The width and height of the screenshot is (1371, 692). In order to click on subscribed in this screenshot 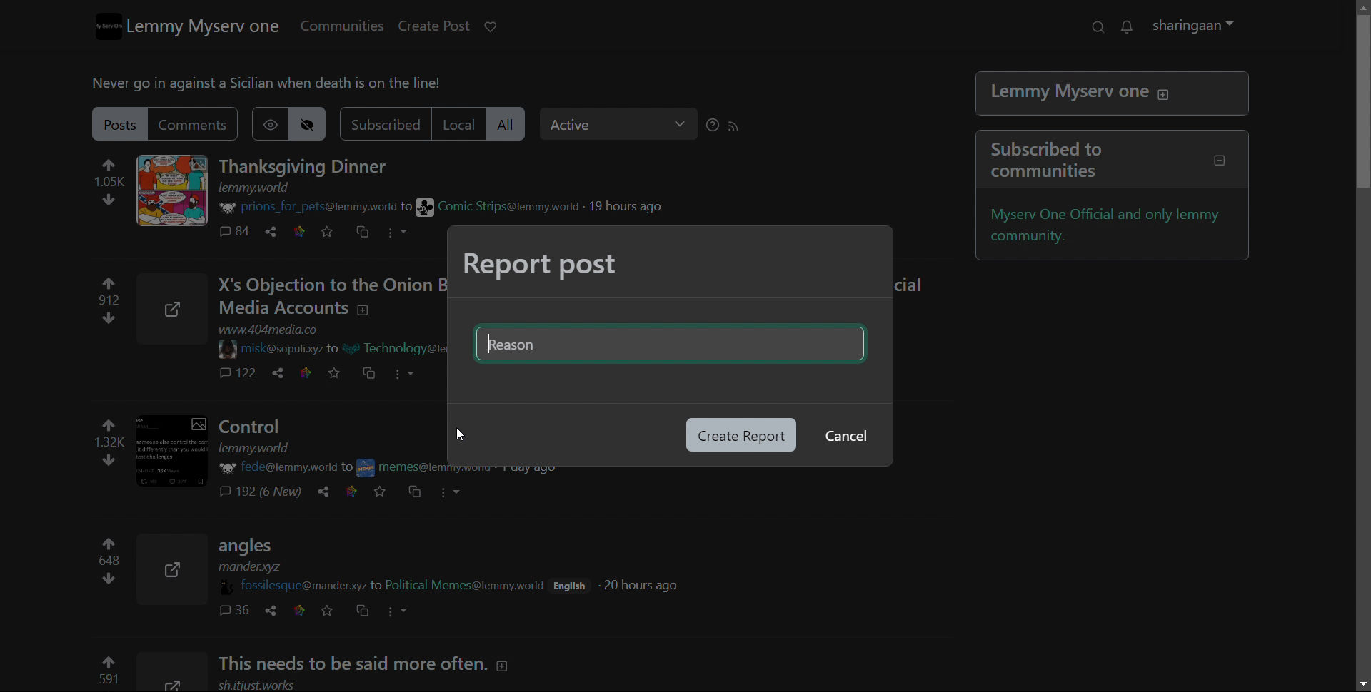, I will do `click(391, 124)`.